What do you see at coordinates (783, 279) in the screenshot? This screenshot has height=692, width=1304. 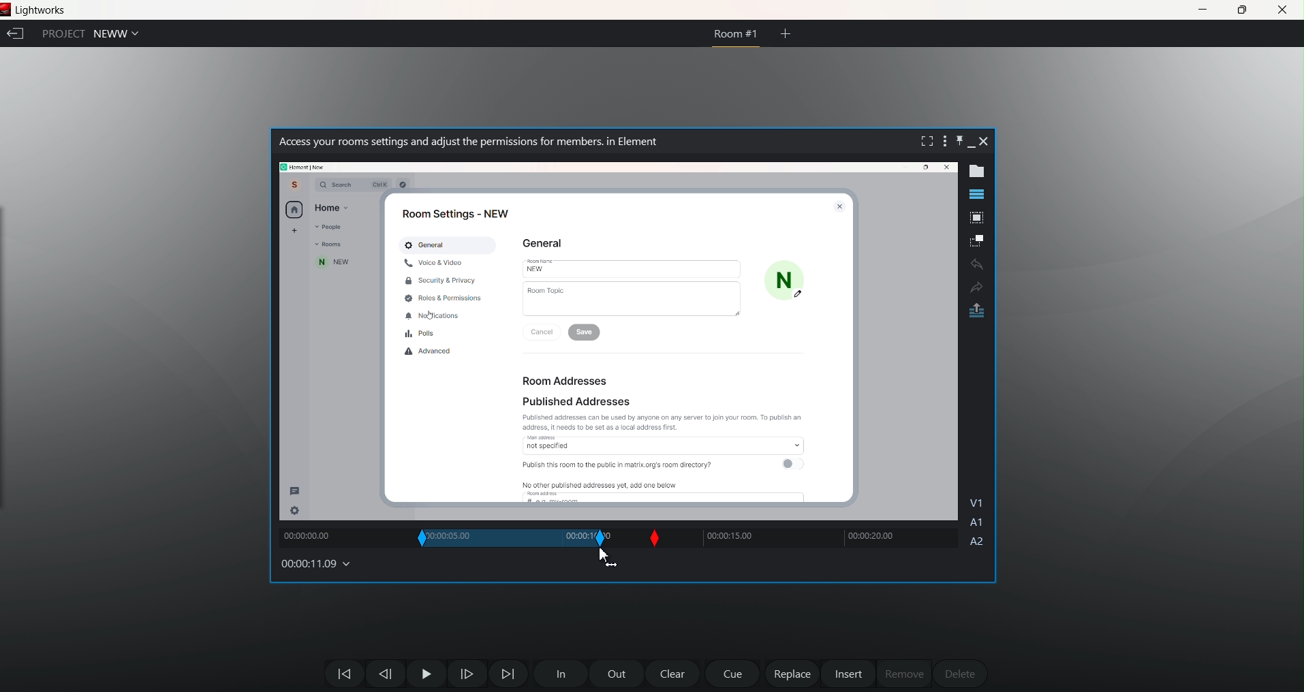 I see `N` at bounding box center [783, 279].